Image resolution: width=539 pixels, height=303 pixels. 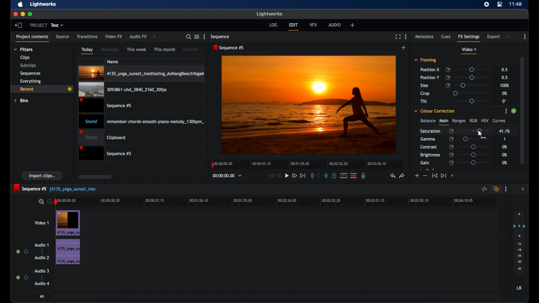 What do you see at coordinates (519, 243) in the screenshot?
I see `audio output levels` at bounding box center [519, 243].